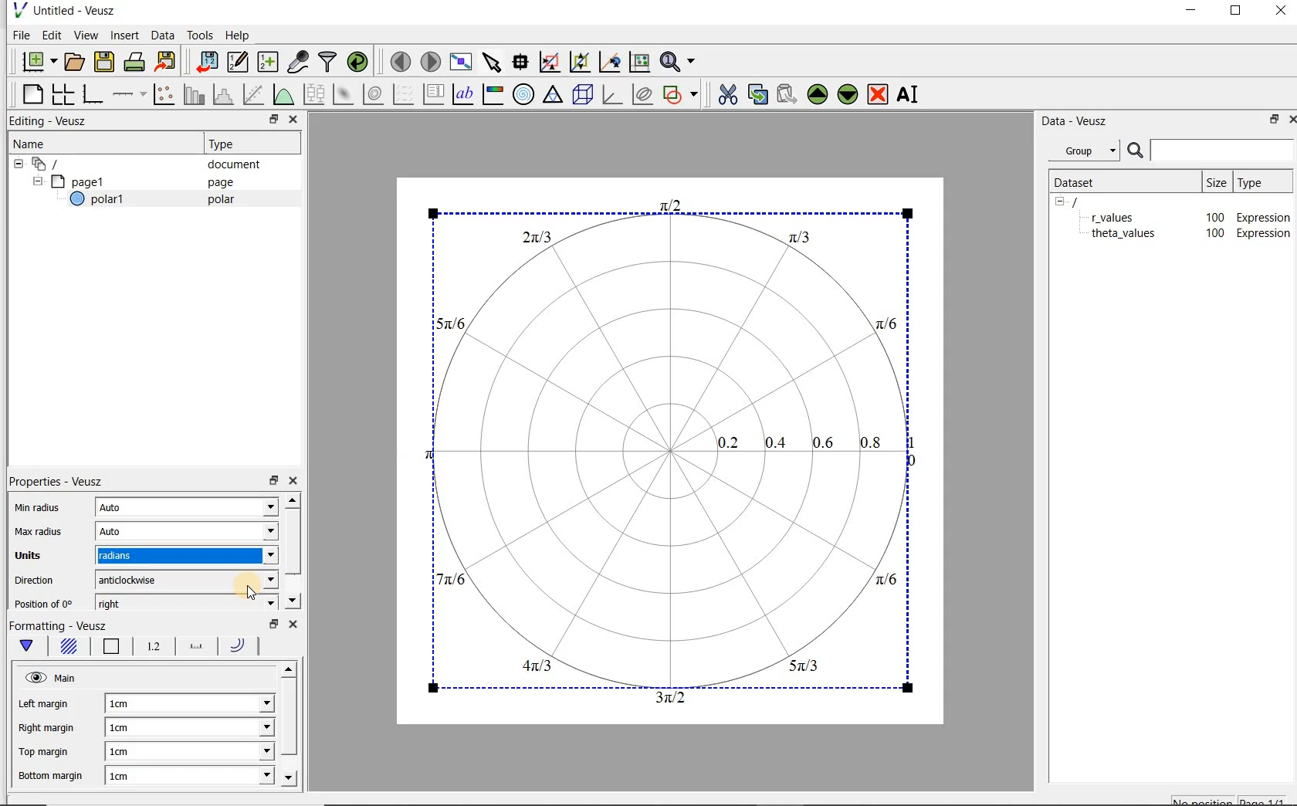  Describe the element at coordinates (1261, 181) in the screenshot. I see `Type` at that location.